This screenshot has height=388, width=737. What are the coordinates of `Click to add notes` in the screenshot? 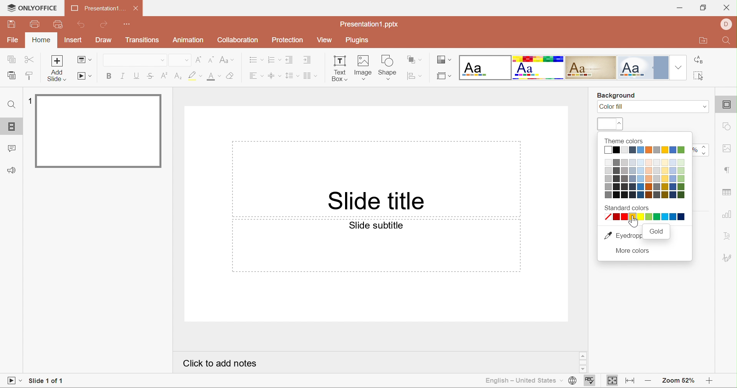 It's located at (217, 363).